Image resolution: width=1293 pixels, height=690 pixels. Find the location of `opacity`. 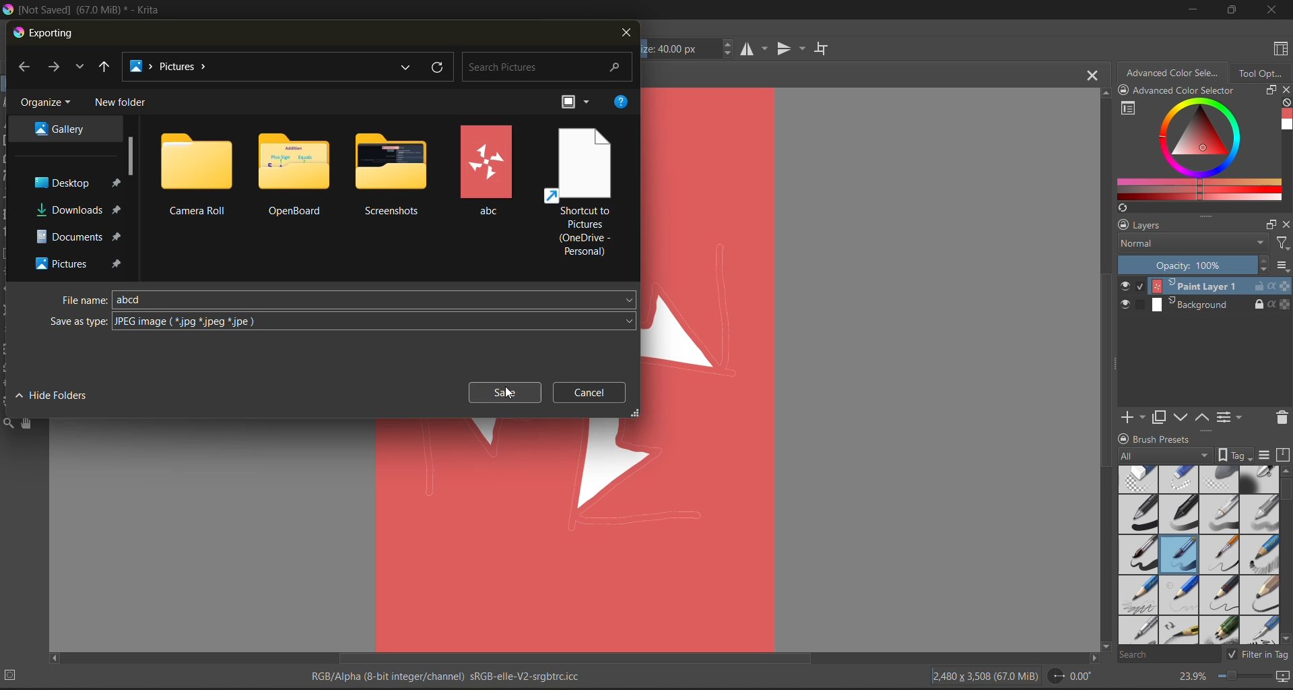

opacity is located at coordinates (1203, 266).